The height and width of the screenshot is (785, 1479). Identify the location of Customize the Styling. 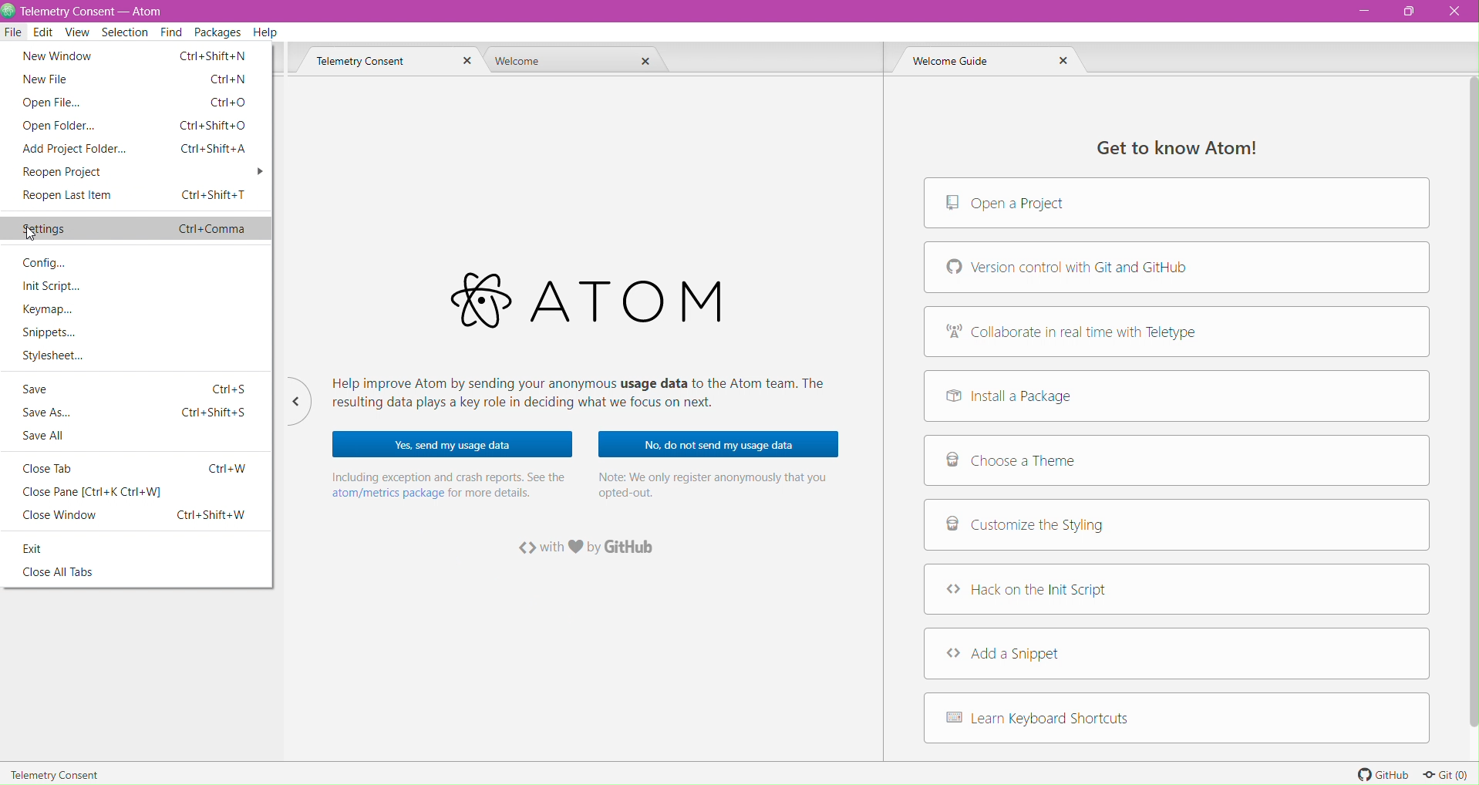
(1177, 527).